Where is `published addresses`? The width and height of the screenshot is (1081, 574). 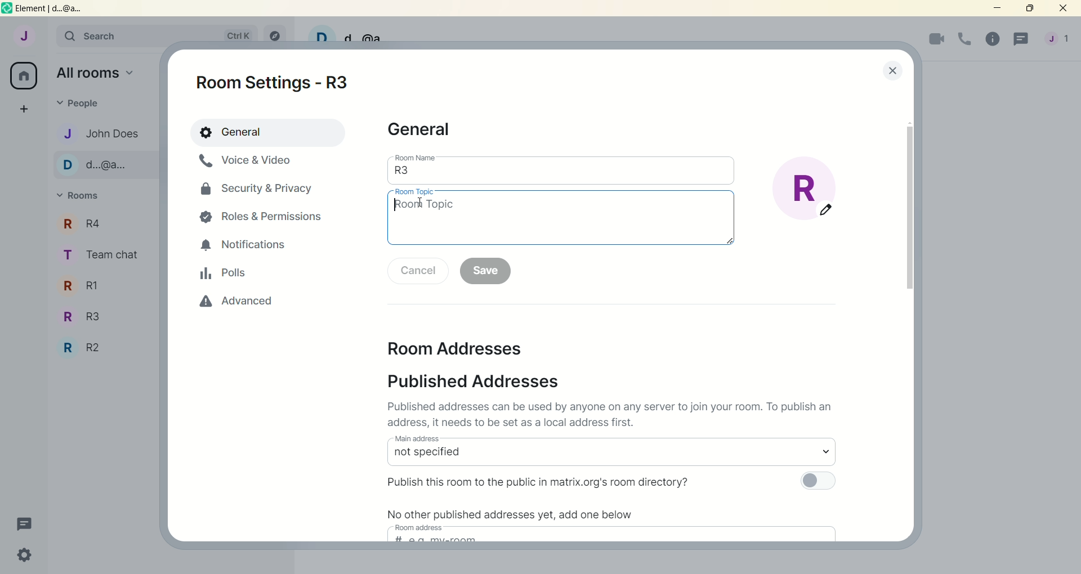 published addresses is located at coordinates (468, 383).